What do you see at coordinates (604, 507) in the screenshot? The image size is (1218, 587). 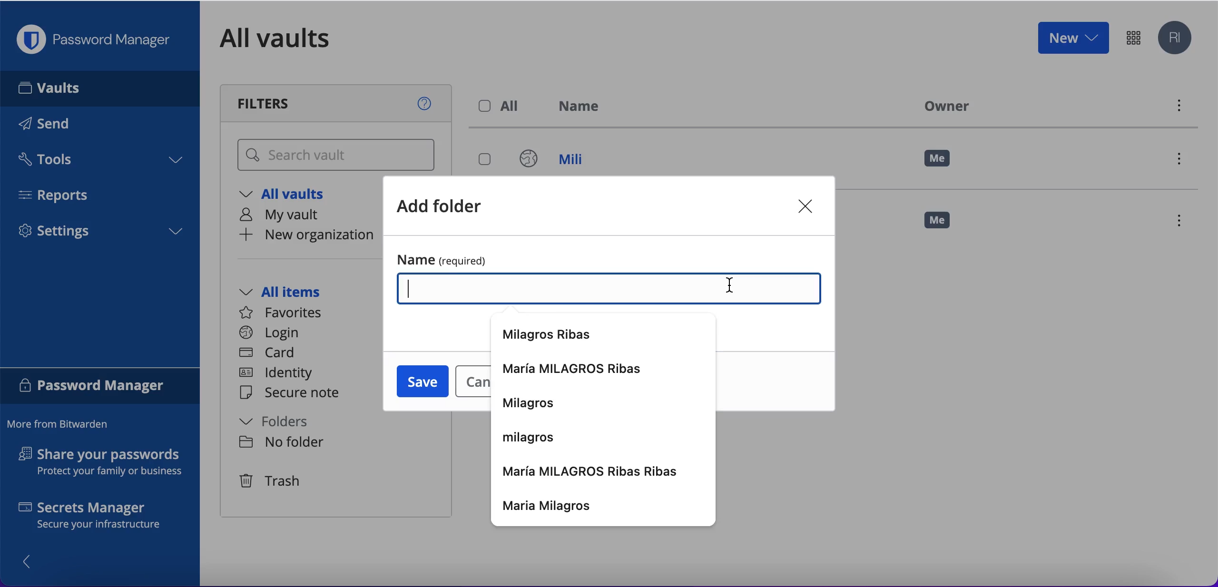 I see `maria milagros` at bounding box center [604, 507].